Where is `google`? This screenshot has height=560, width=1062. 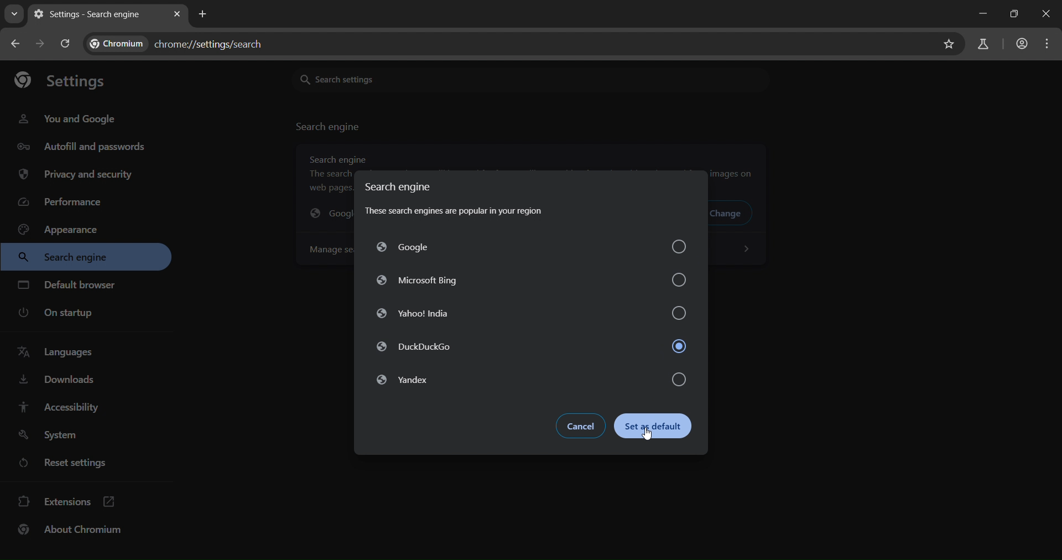 google is located at coordinates (530, 249).